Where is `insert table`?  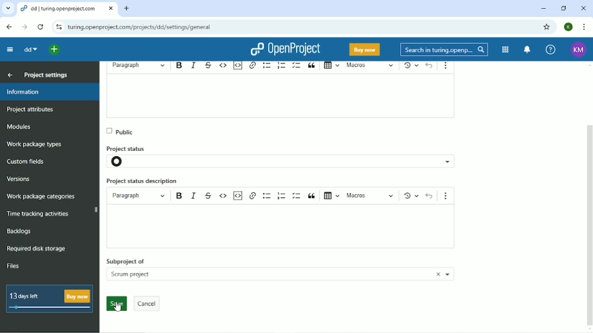
insert table is located at coordinates (331, 195).